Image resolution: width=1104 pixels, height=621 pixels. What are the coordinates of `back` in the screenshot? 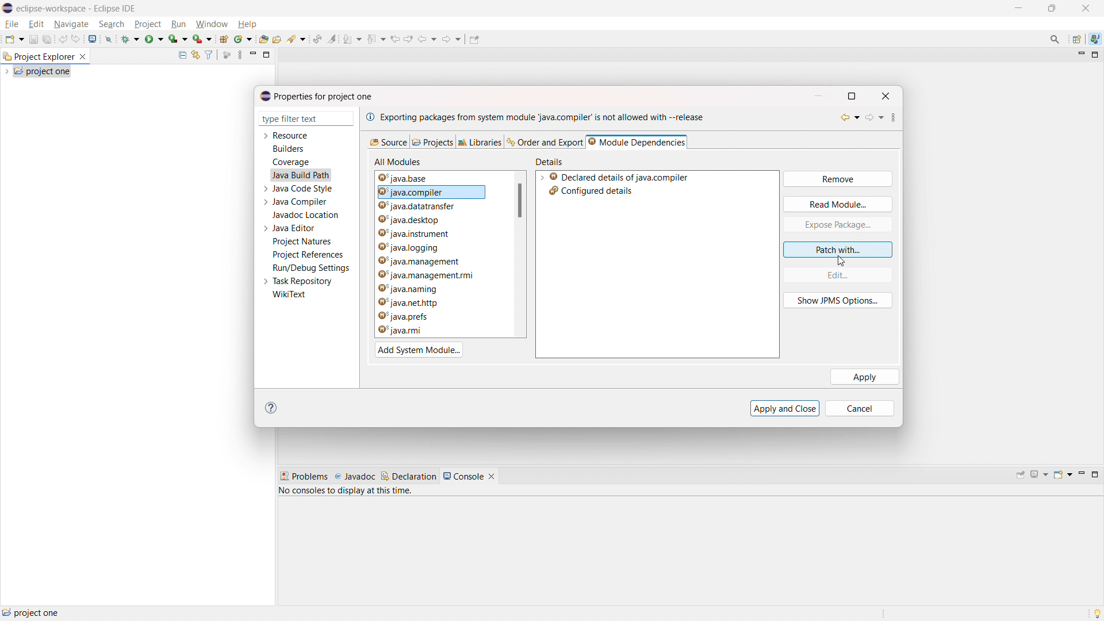 It's located at (846, 117).